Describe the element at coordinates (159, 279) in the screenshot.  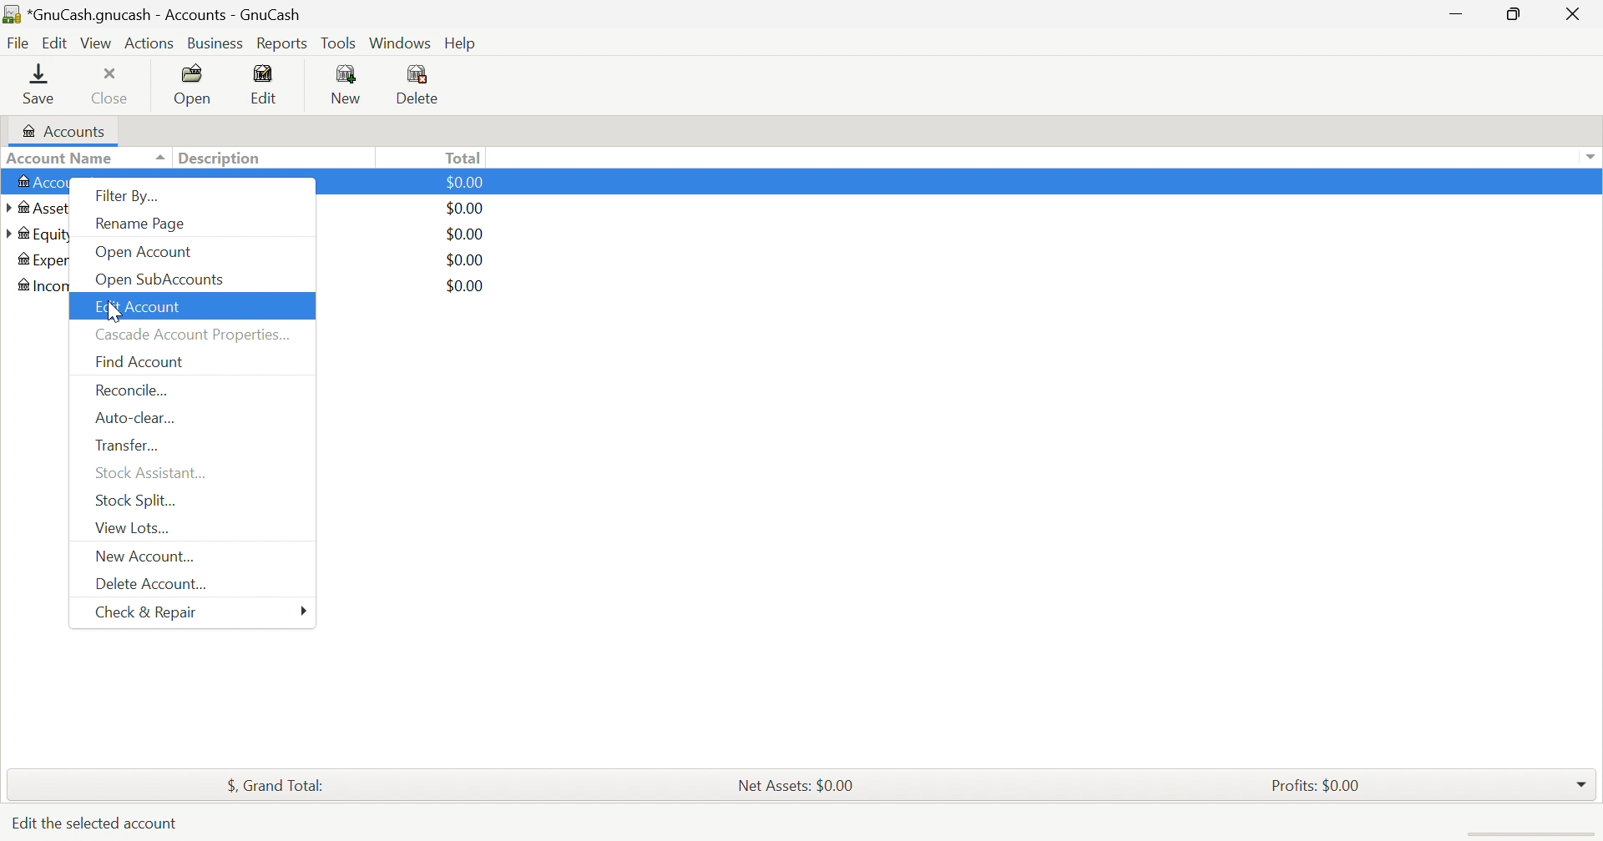
I see `Open Subaccounts` at that location.